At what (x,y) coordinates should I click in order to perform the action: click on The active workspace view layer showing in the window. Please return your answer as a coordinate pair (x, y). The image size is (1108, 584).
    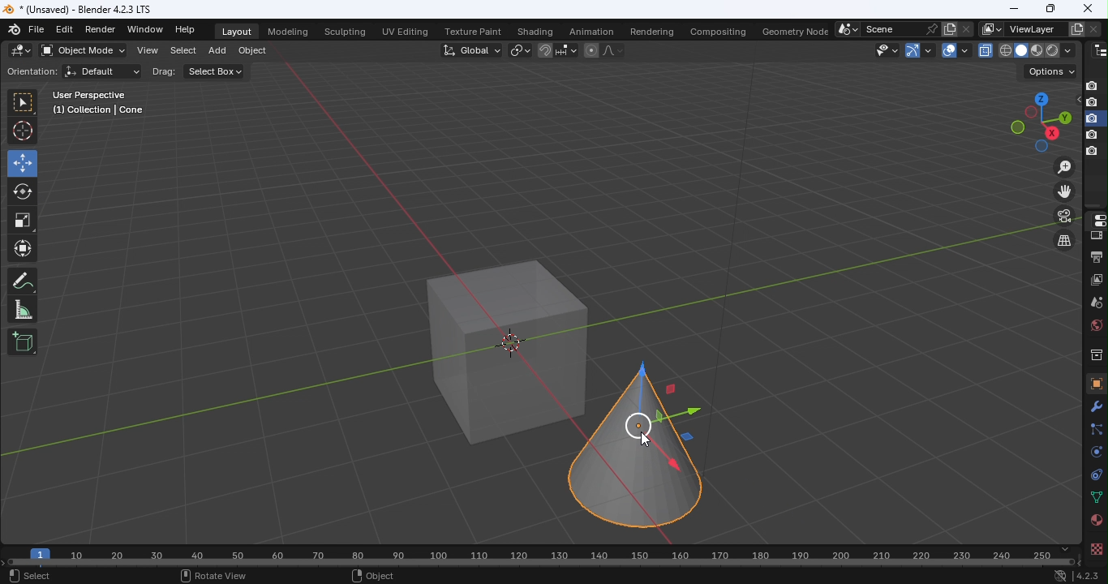
    Looking at the image, I should click on (991, 29).